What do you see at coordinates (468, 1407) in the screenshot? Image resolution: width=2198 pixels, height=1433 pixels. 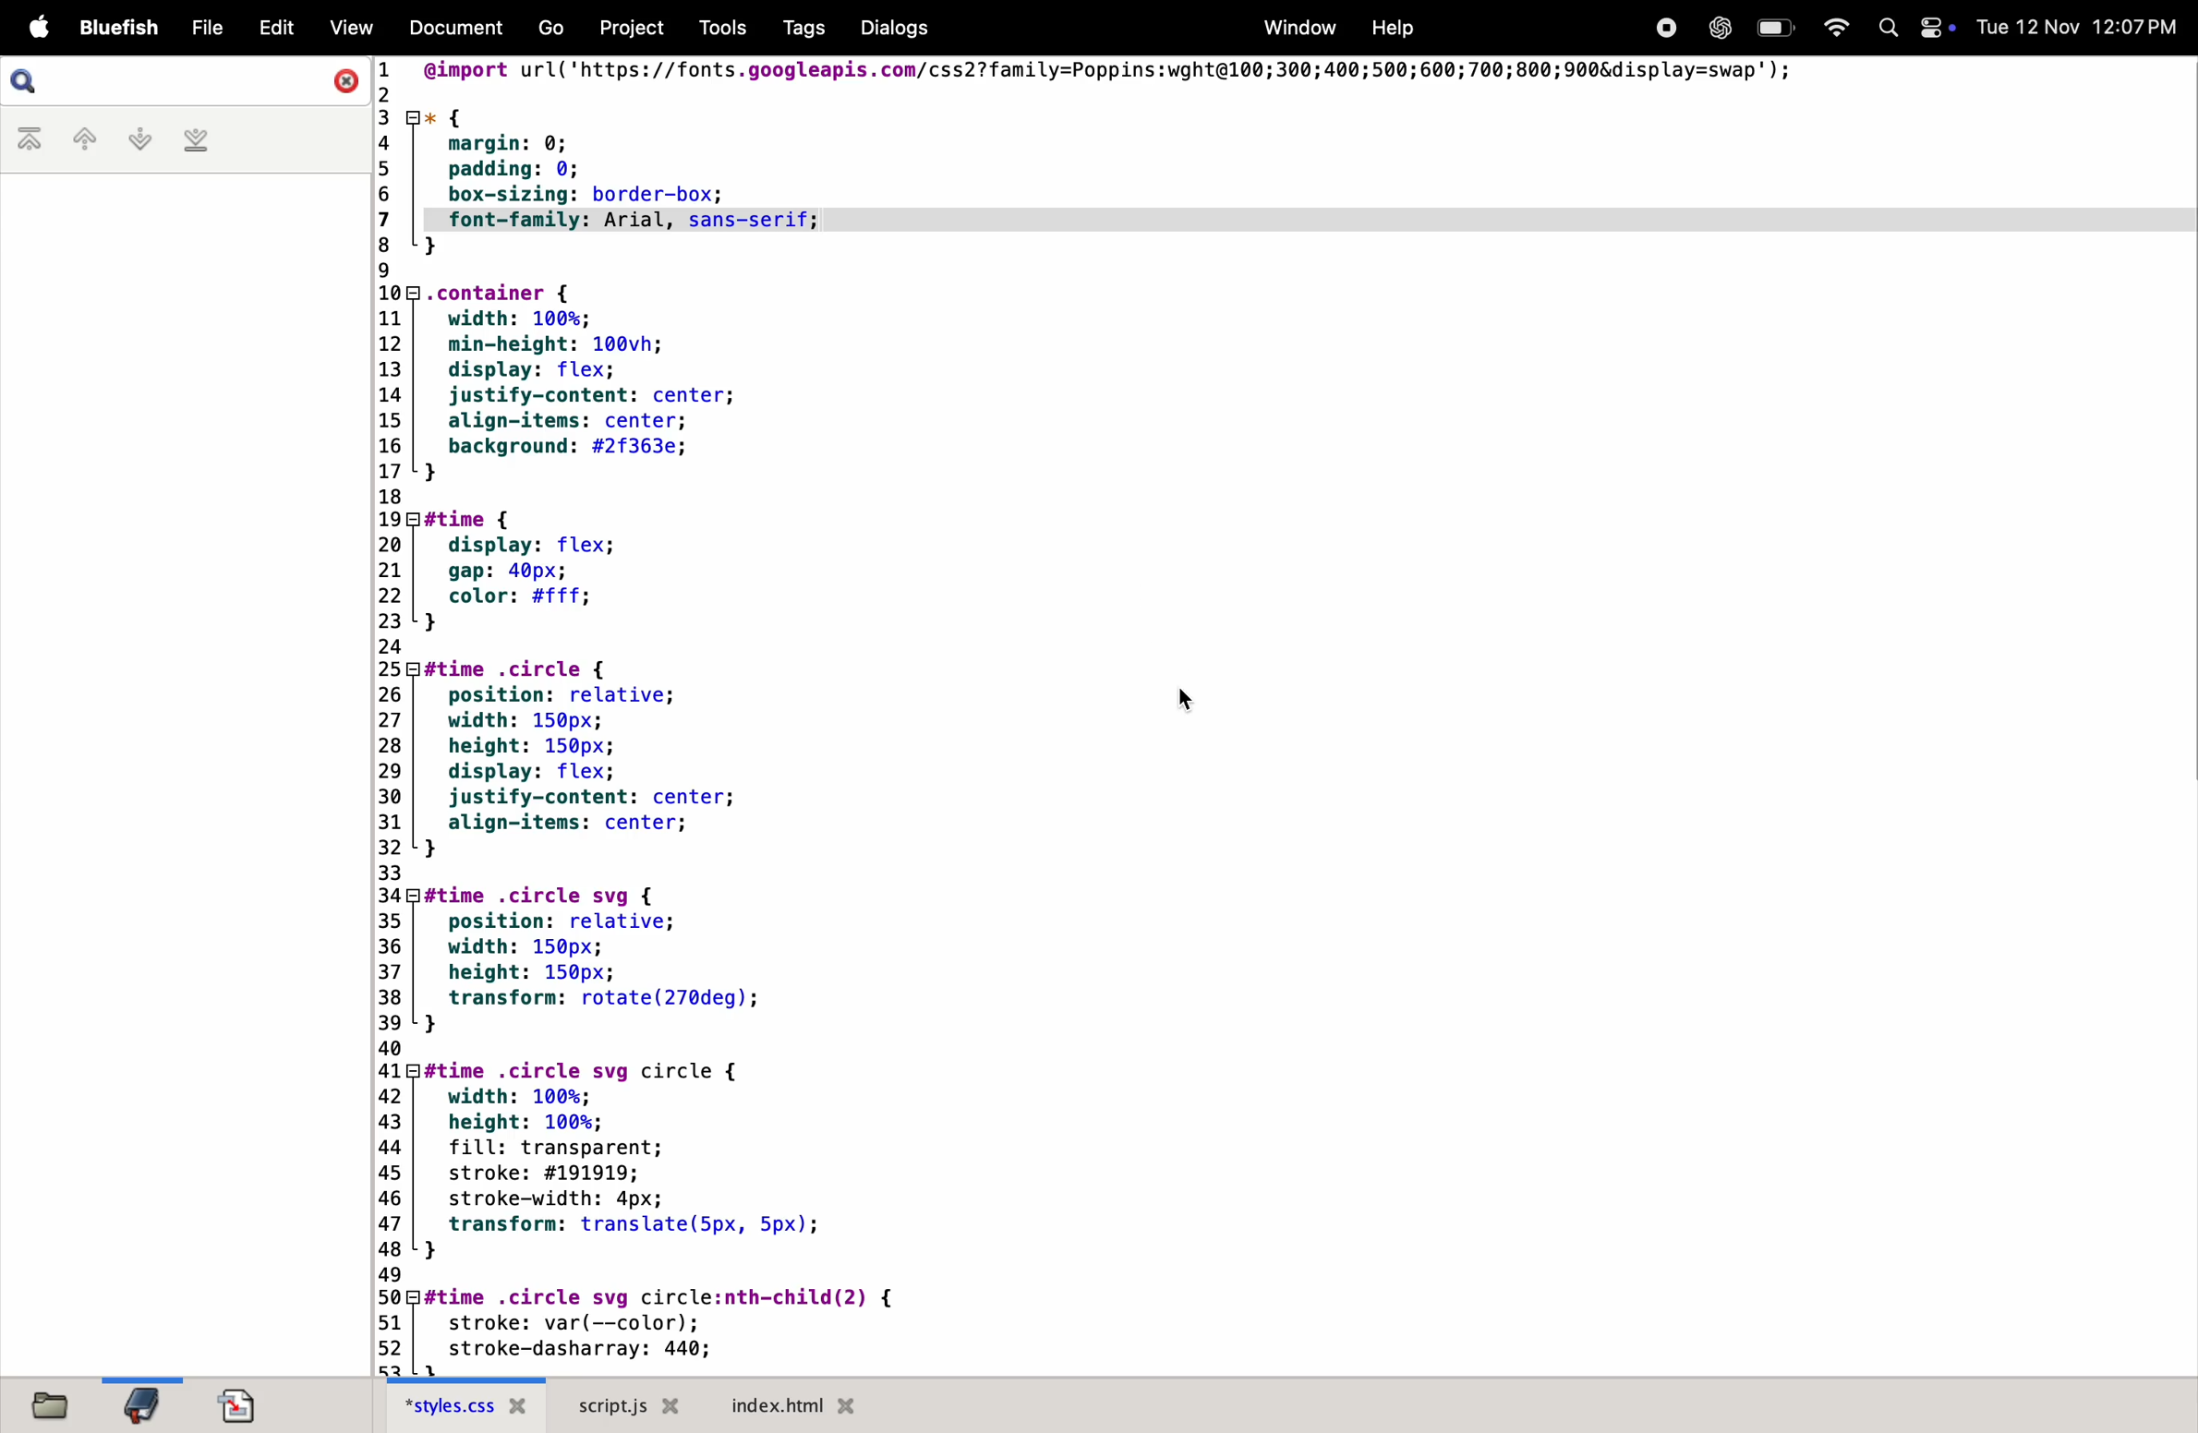 I see `style.css` at bounding box center [468, 1407].